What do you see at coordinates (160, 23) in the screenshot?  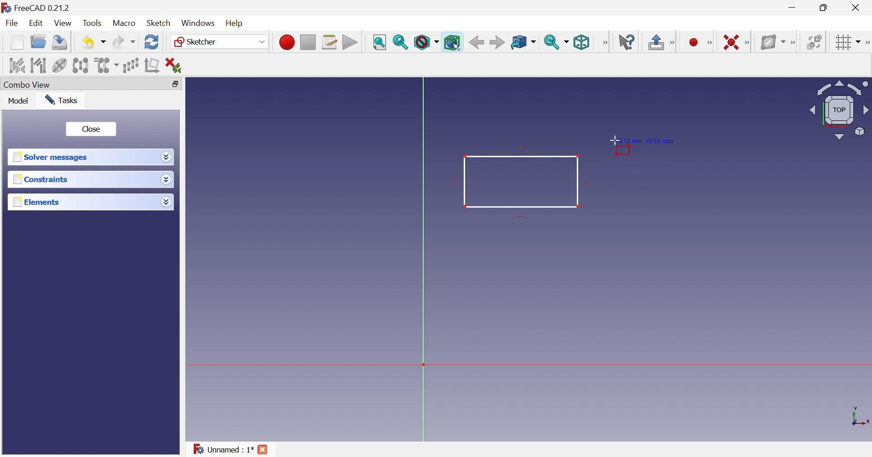 I see `Sketch` at bounding box center [160, 23].